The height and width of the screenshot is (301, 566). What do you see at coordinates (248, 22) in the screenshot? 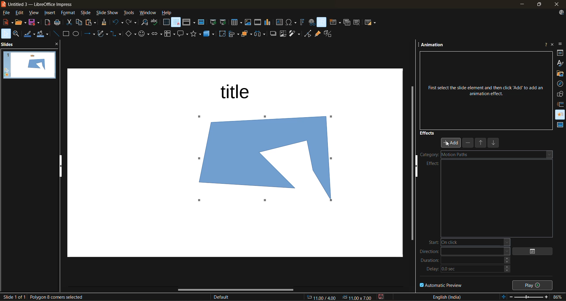
I see `insert image` at bounding box center [248, 22].